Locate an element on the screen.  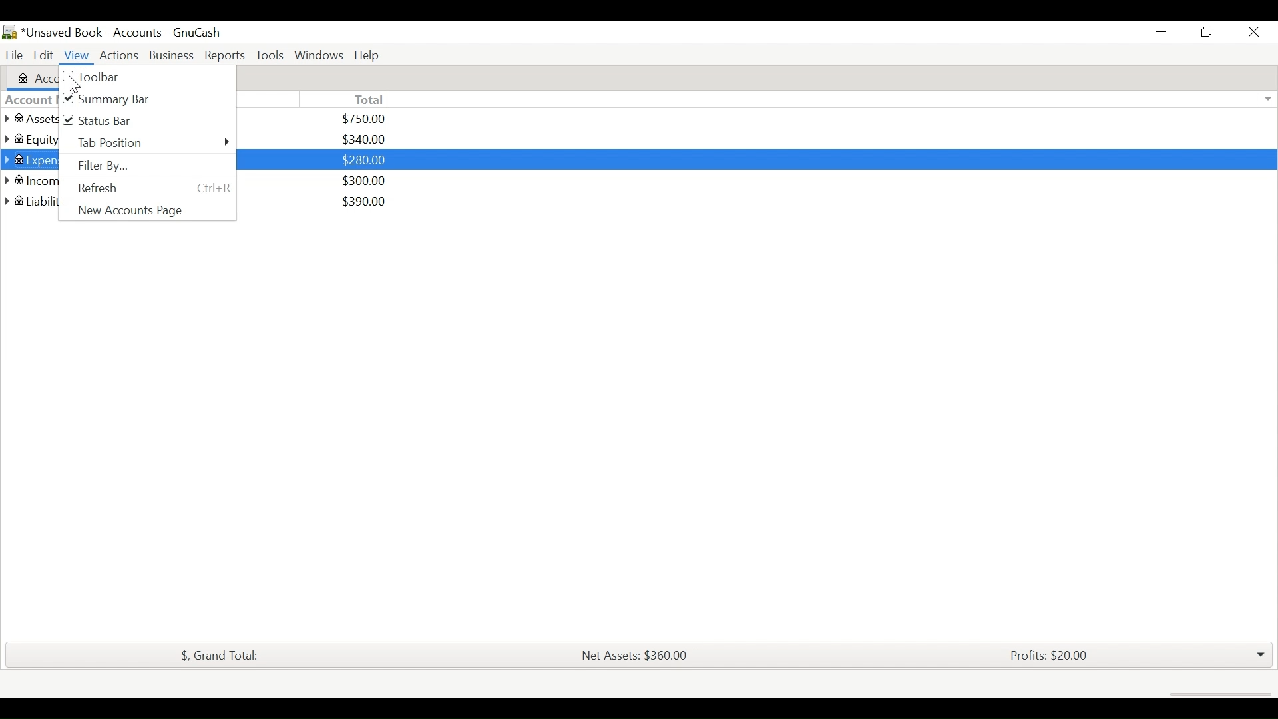
Business is located at coordinates (171, 55).